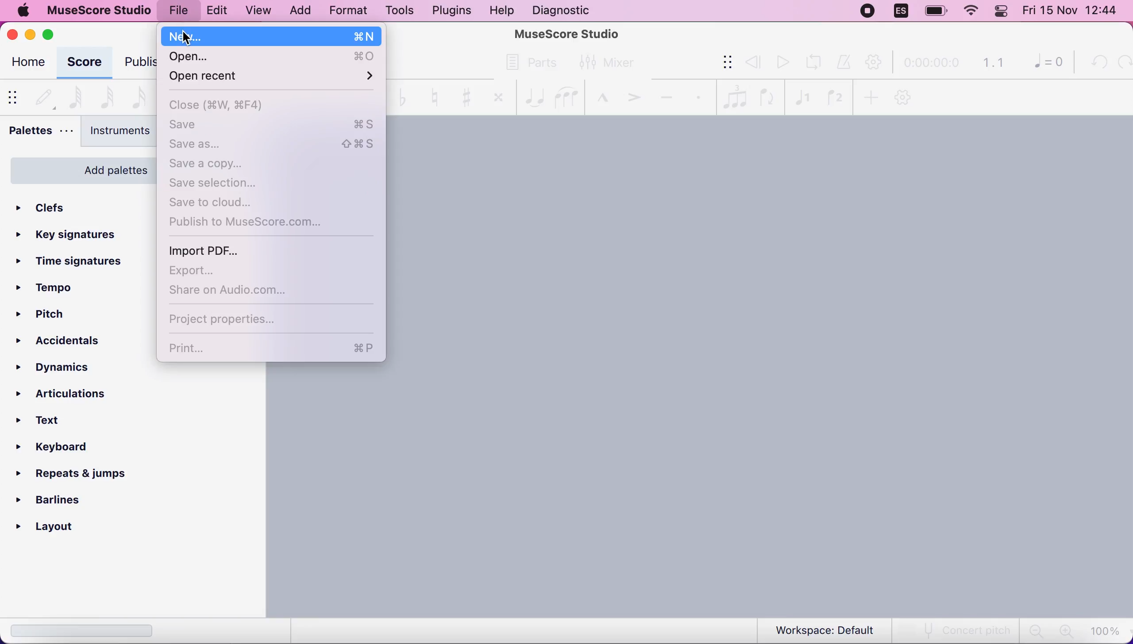  Describe the element at coordinates (68, 342) in the screenshot. I see `accidentals` at that location.